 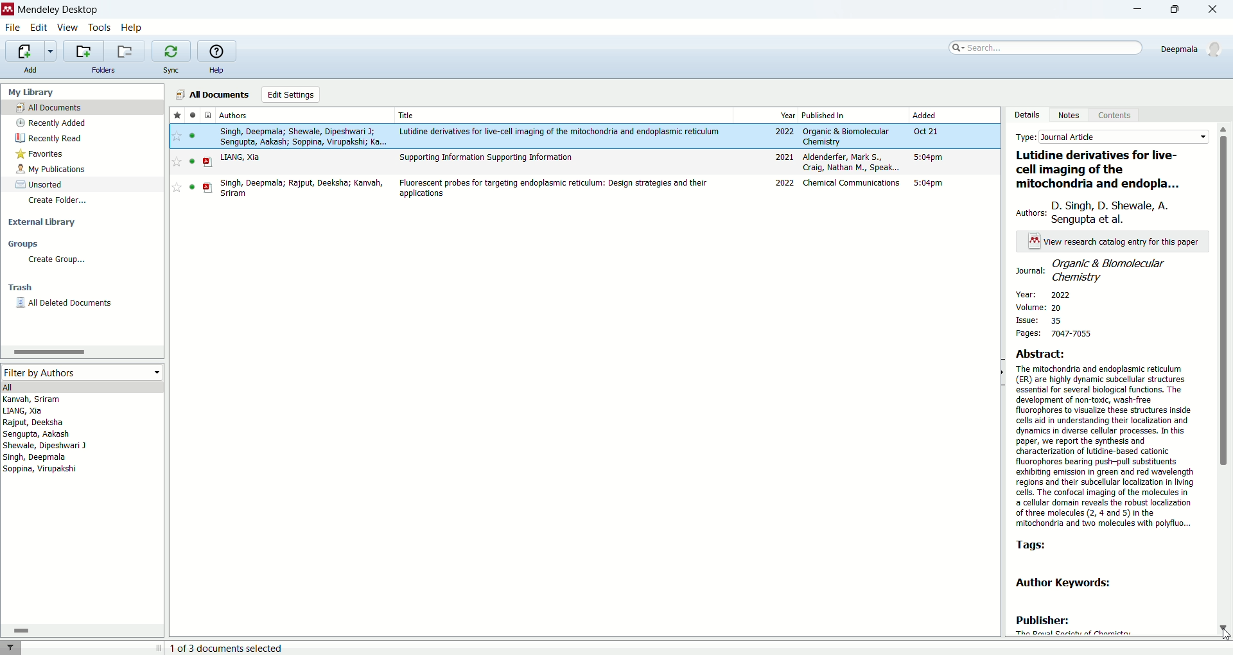 I want to click on search, so click(x=1044, y=48).